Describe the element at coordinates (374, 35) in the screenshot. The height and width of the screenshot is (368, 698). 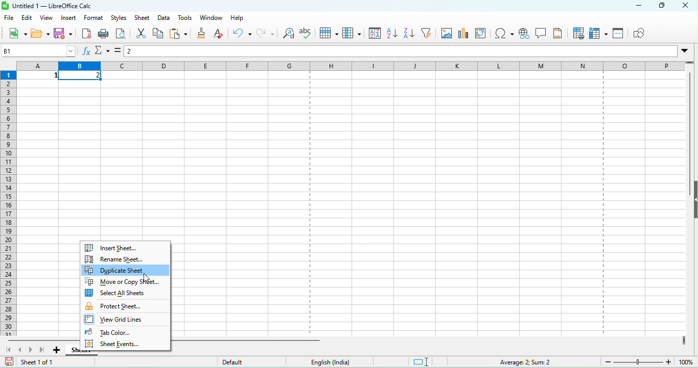
I see `sort` at that location.